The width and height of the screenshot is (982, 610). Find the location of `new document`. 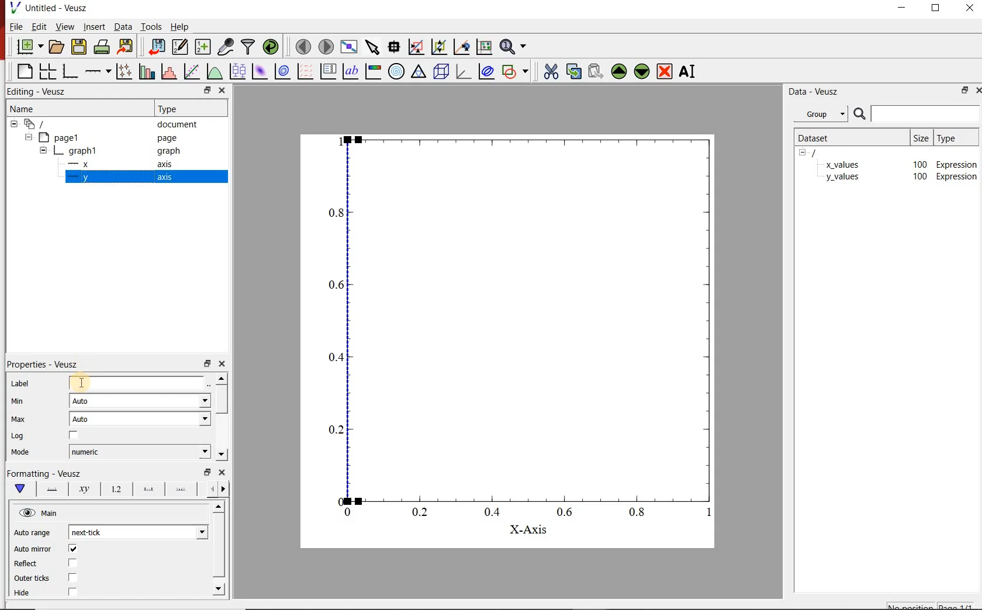

new document is located at coordinates (30, 46).